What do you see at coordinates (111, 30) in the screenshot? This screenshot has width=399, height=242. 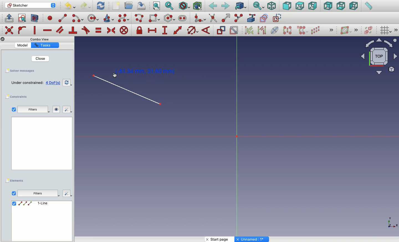 I see `Constrain symmetrical` at bounding box center [111, 30].